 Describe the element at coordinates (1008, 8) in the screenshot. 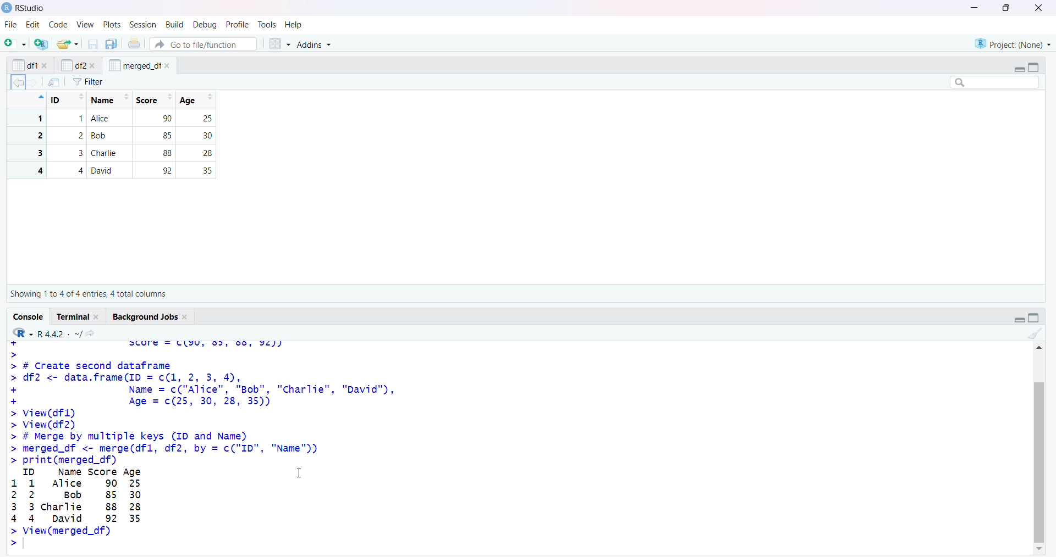

I see `maximize` at that location.